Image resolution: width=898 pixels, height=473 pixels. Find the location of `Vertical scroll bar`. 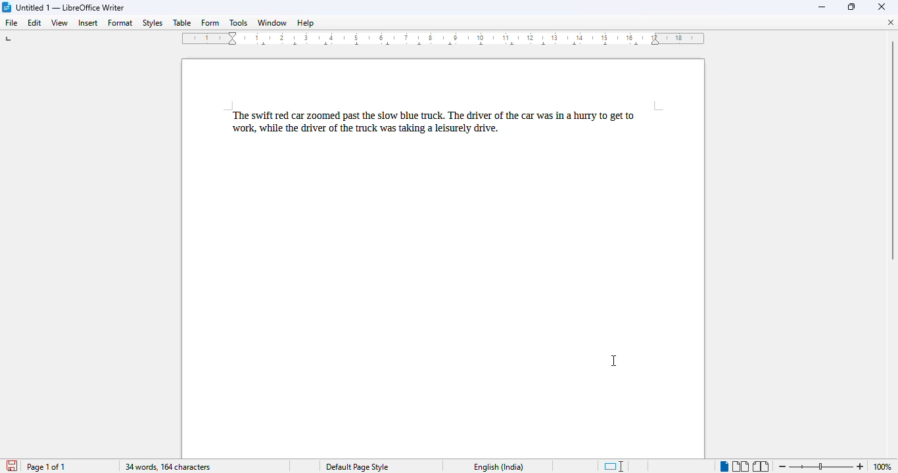

Vertical scroll bar is located at coordinates (892, 149).